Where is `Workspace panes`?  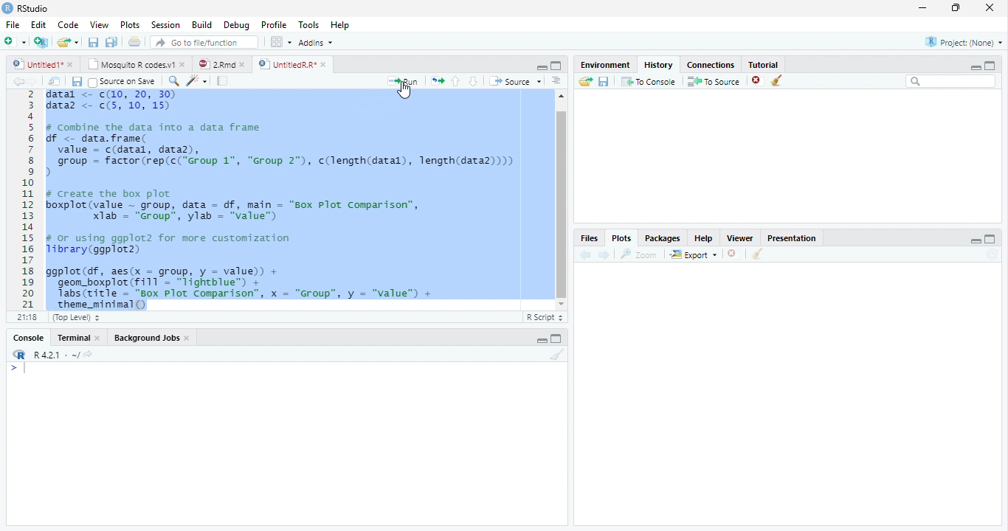 Workspace panes is located at coordinates (279, 41).